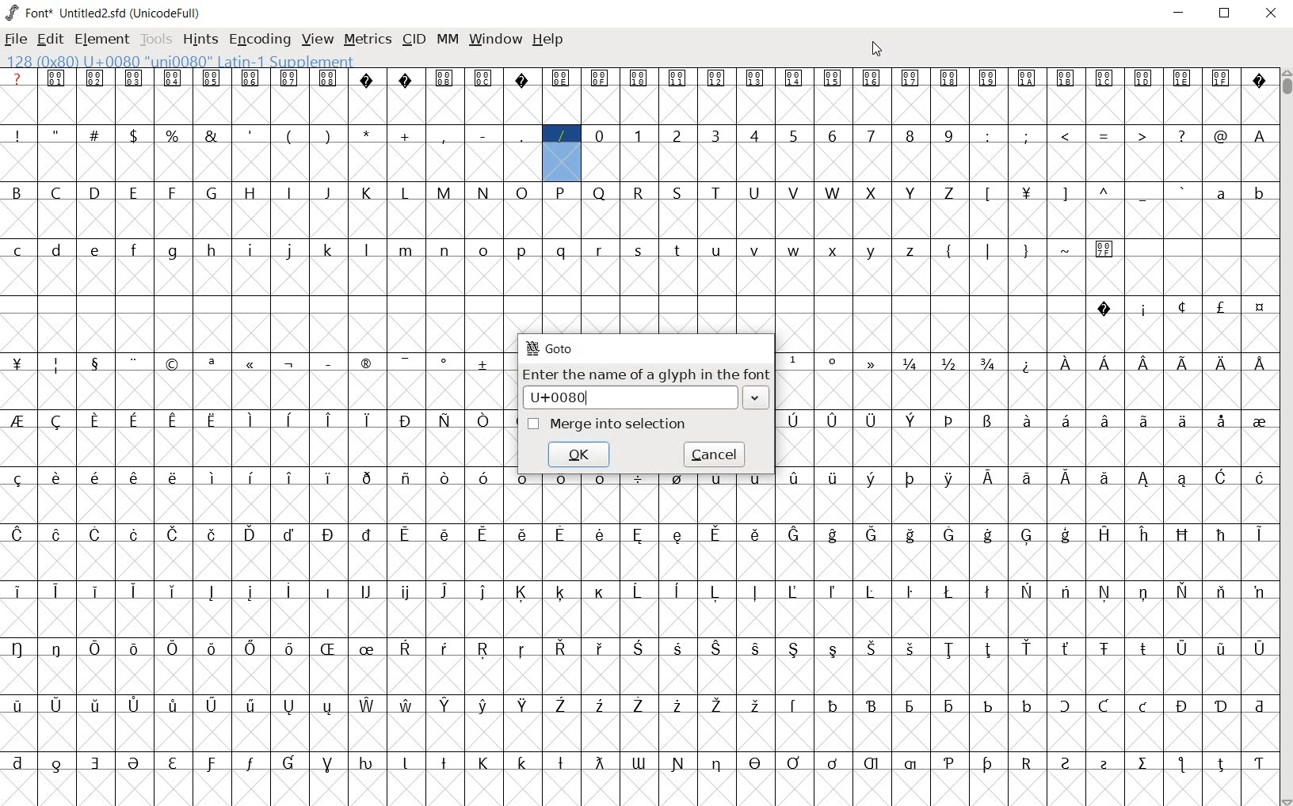  I want to click on glyph, so click(755, 78).